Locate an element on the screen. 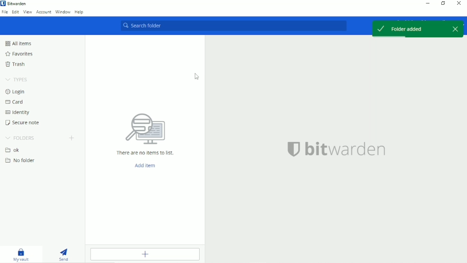 This screenshot has height=263, width=467. Identity is located at coordinates (20, 113).